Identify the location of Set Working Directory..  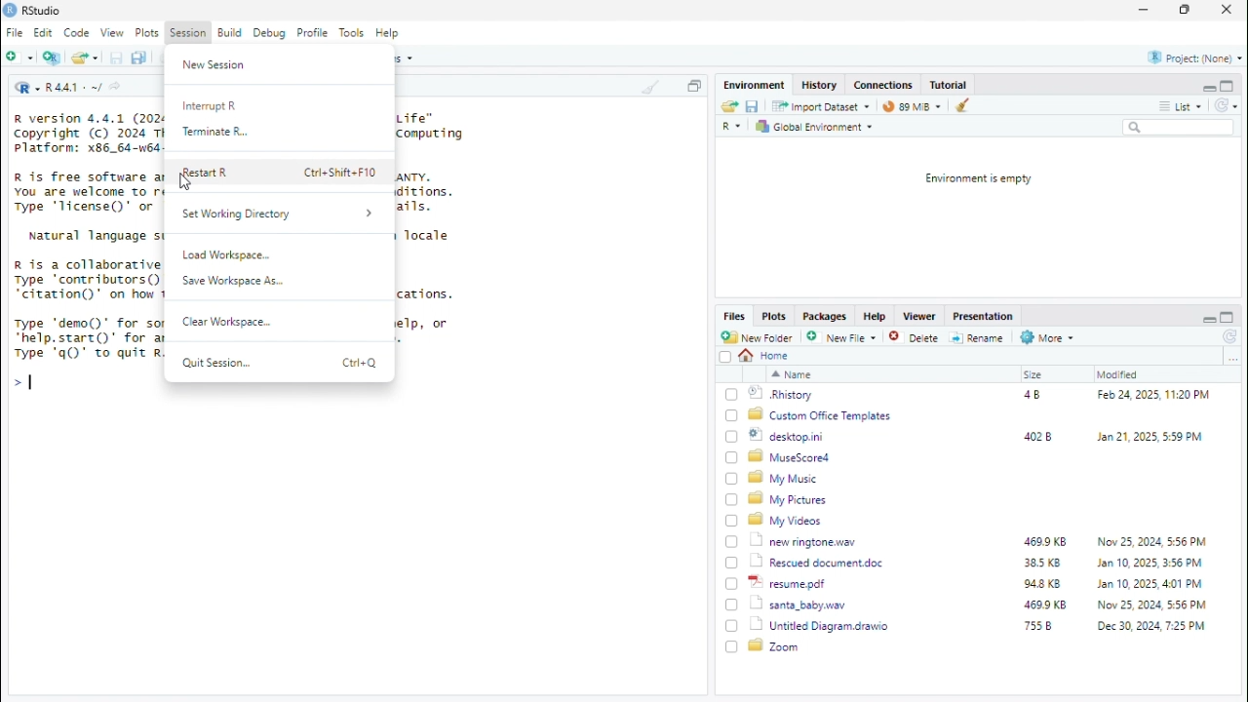
(280, 214).